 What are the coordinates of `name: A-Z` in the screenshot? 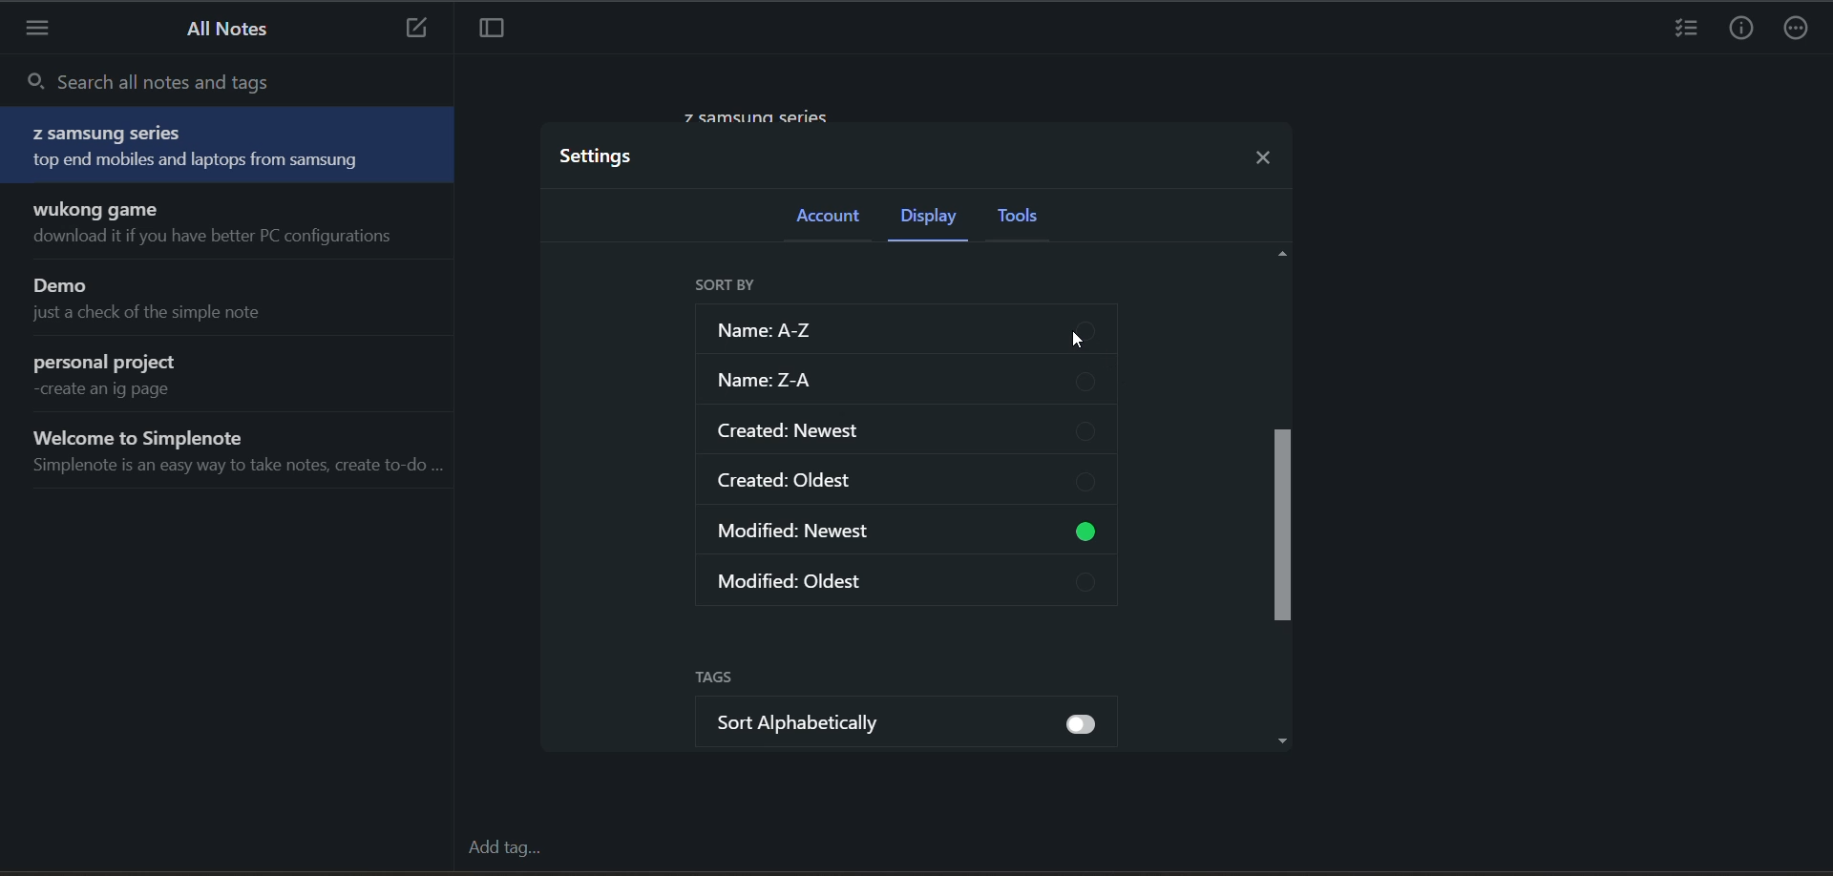 It's located at (905, 330).